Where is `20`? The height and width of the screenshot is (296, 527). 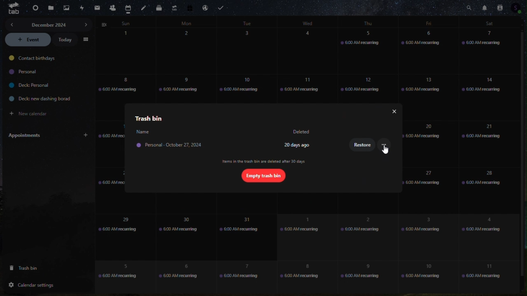 20 is located at coordinates (423, 143).